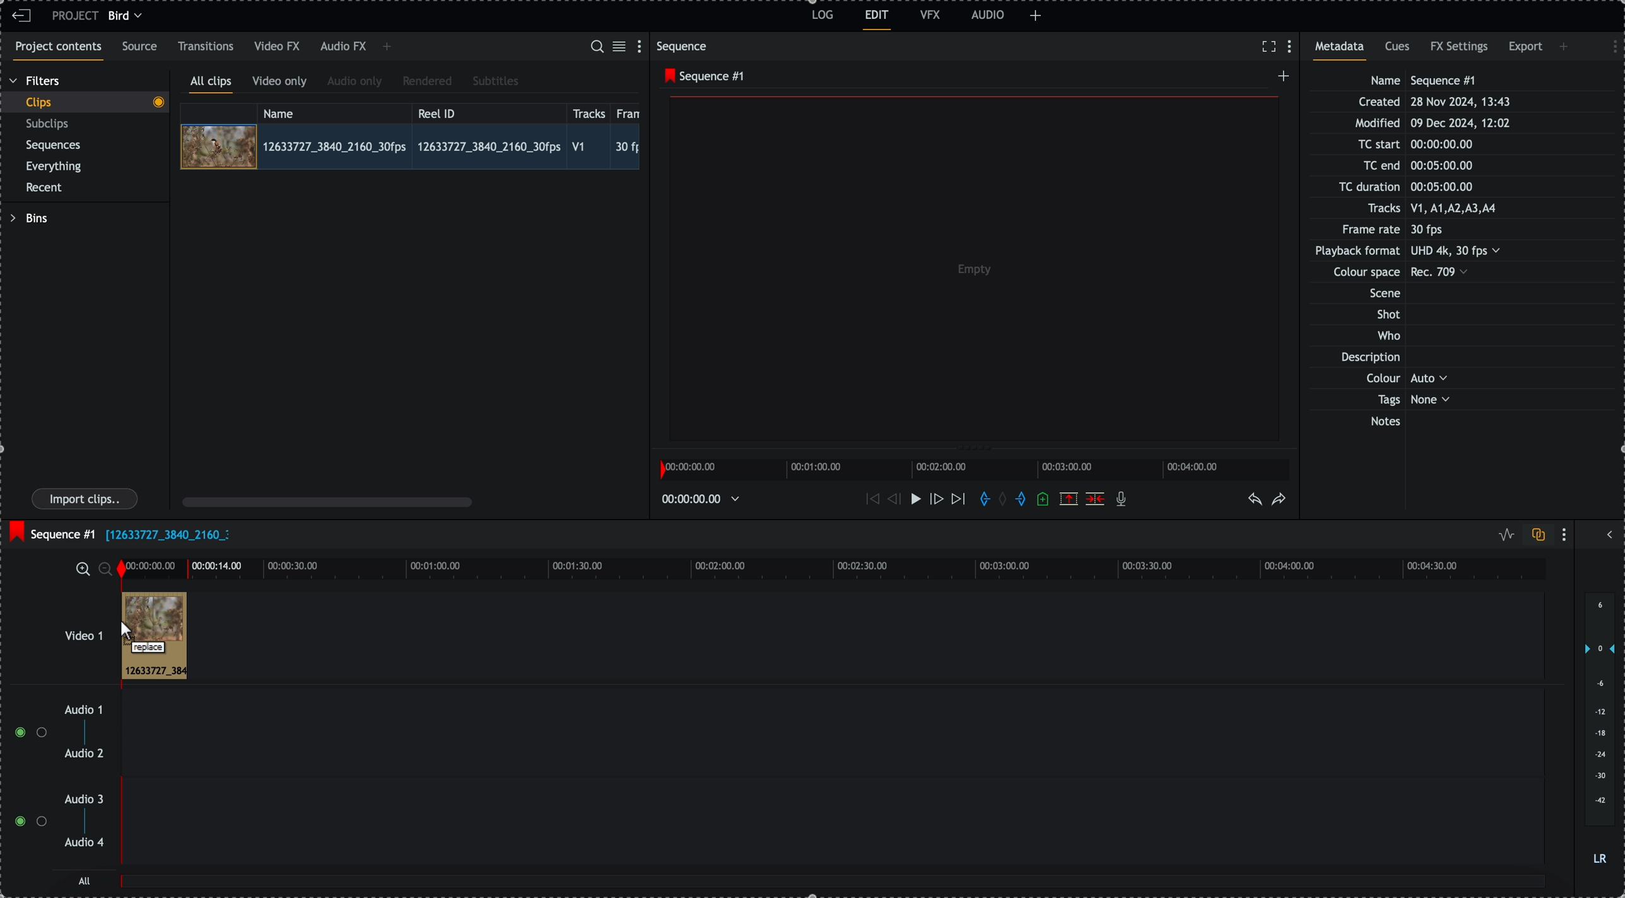 This screenshot has height=898, width=1625. I want to click on all, so click(834, 887).